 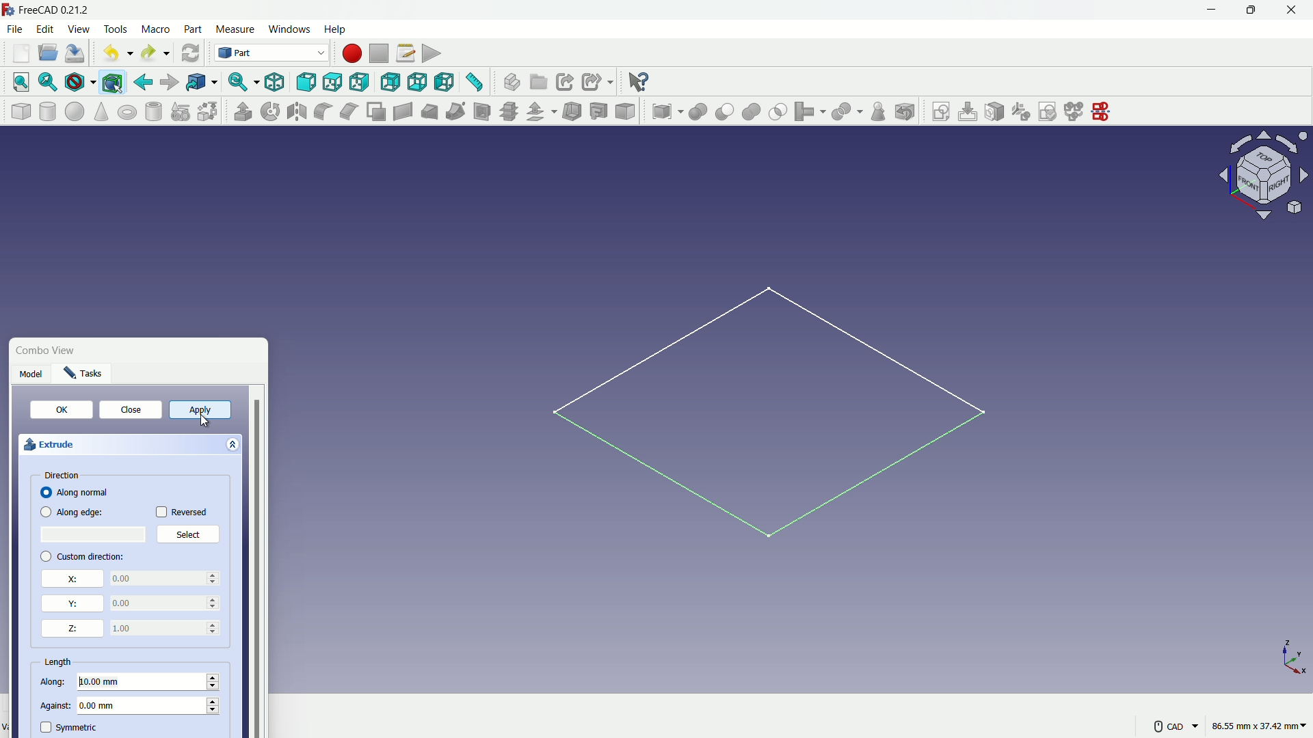 What do you see at coordinates (75, 111) in the screenshot?
I see `sphere` at bounding box center [75, 111].